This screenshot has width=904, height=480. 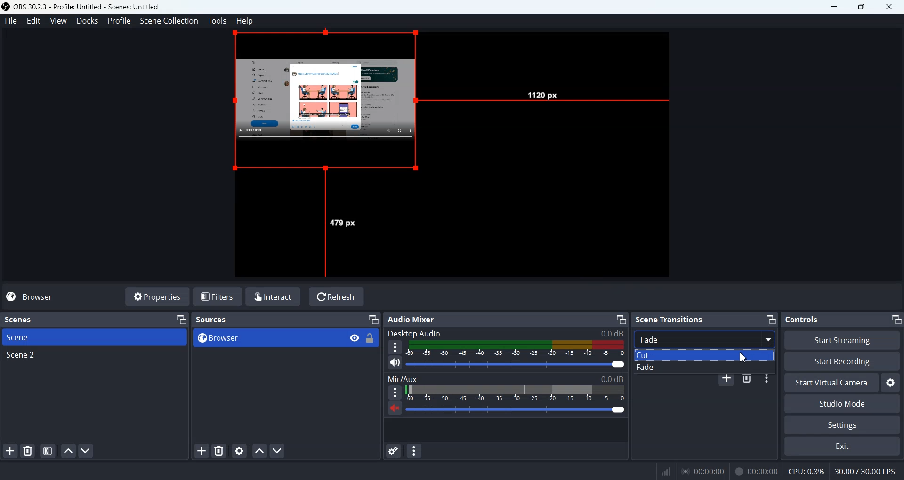 What do you see at coordinates (806, 472) in the screenshot?
I see `` at bounding box center [806, 472].